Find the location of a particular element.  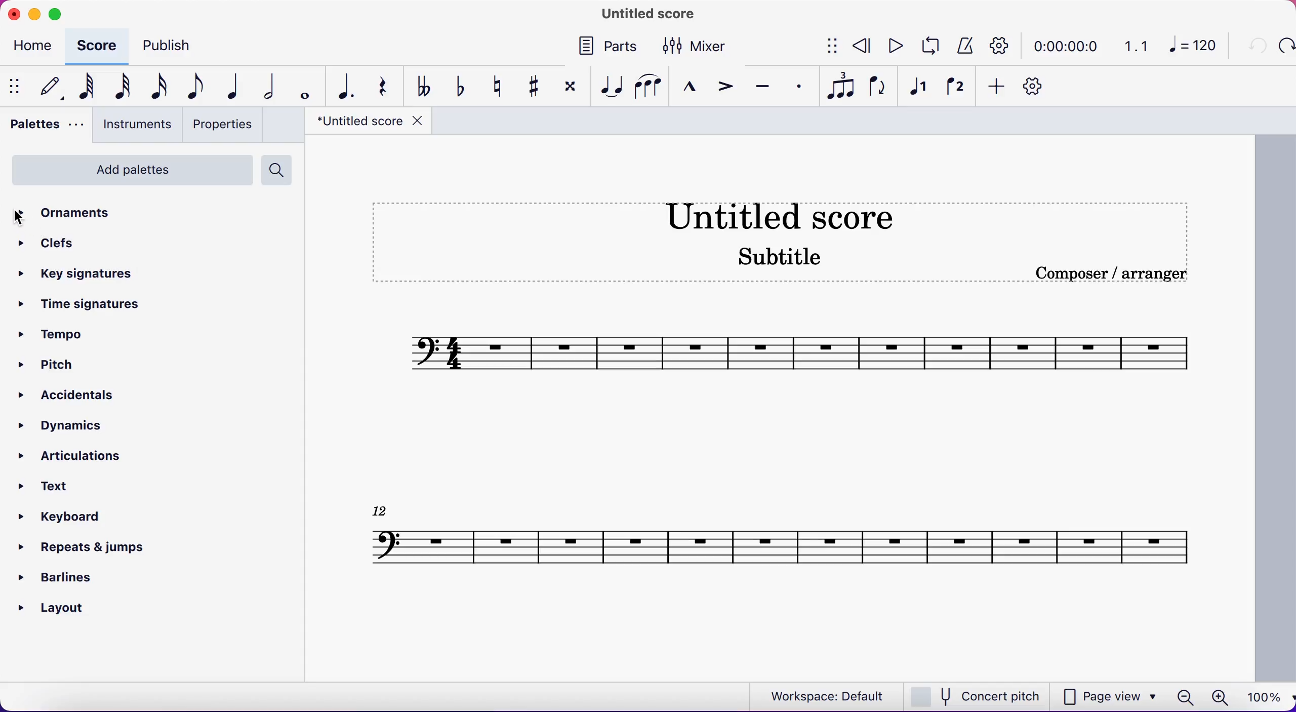

toggle flat is located at coordinates (459, 87).